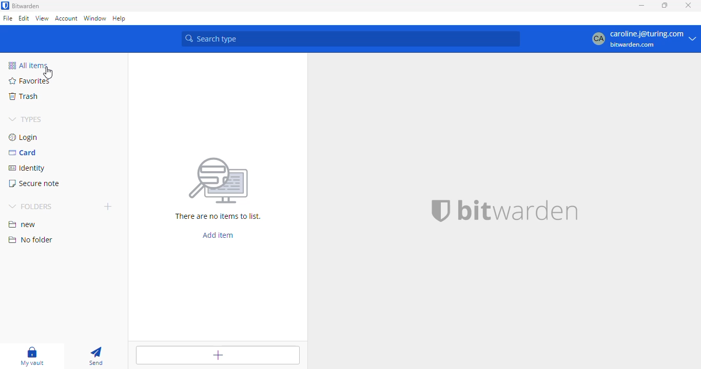 The image size is (701, 369). I want to click on edit, so click(24, 18).